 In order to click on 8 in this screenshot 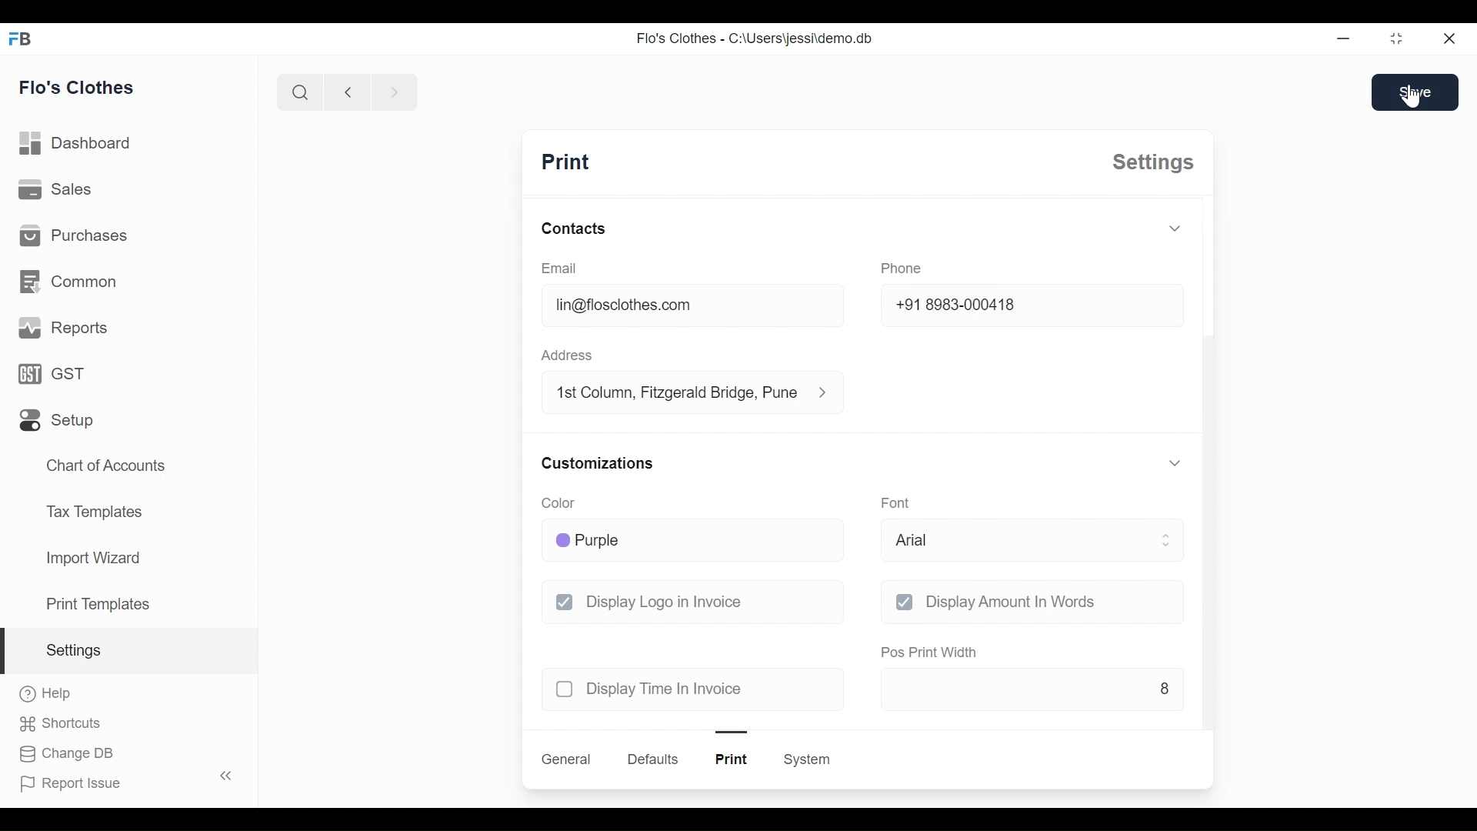, I will do `click(1032, 688)`.